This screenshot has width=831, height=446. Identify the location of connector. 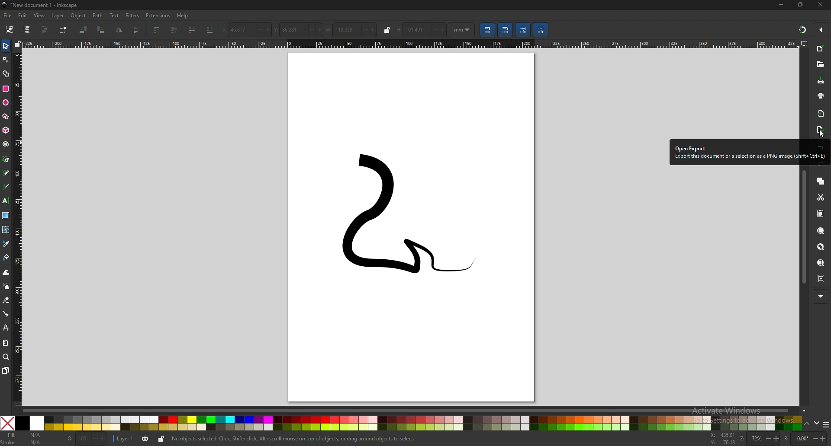
(6, 313).